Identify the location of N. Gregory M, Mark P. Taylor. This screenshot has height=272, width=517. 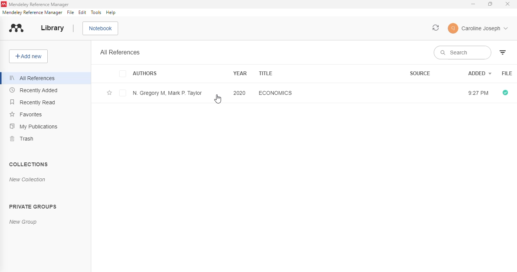
(167, 93).